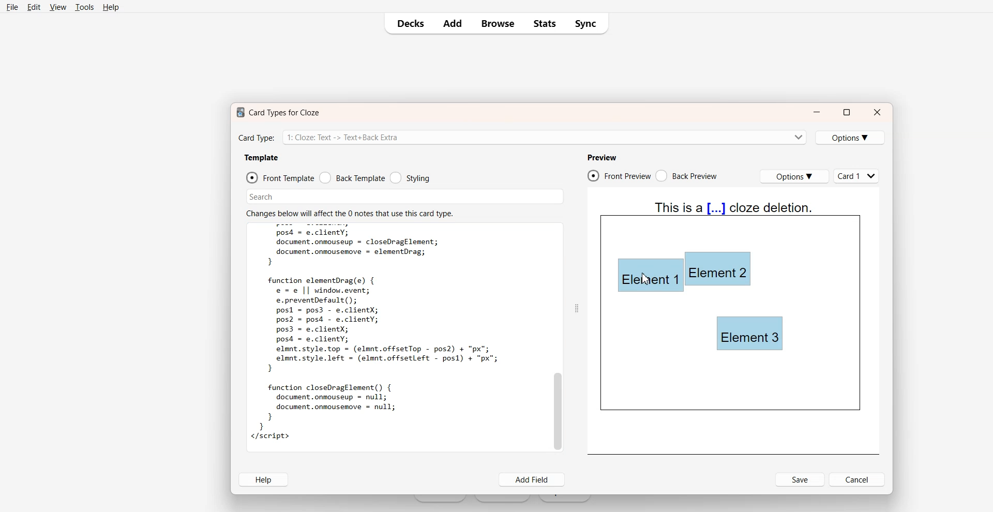 The image size is (993, 512). Describe the element at coordinates (452, 23) in the screenshot. I see `Add` at that location.